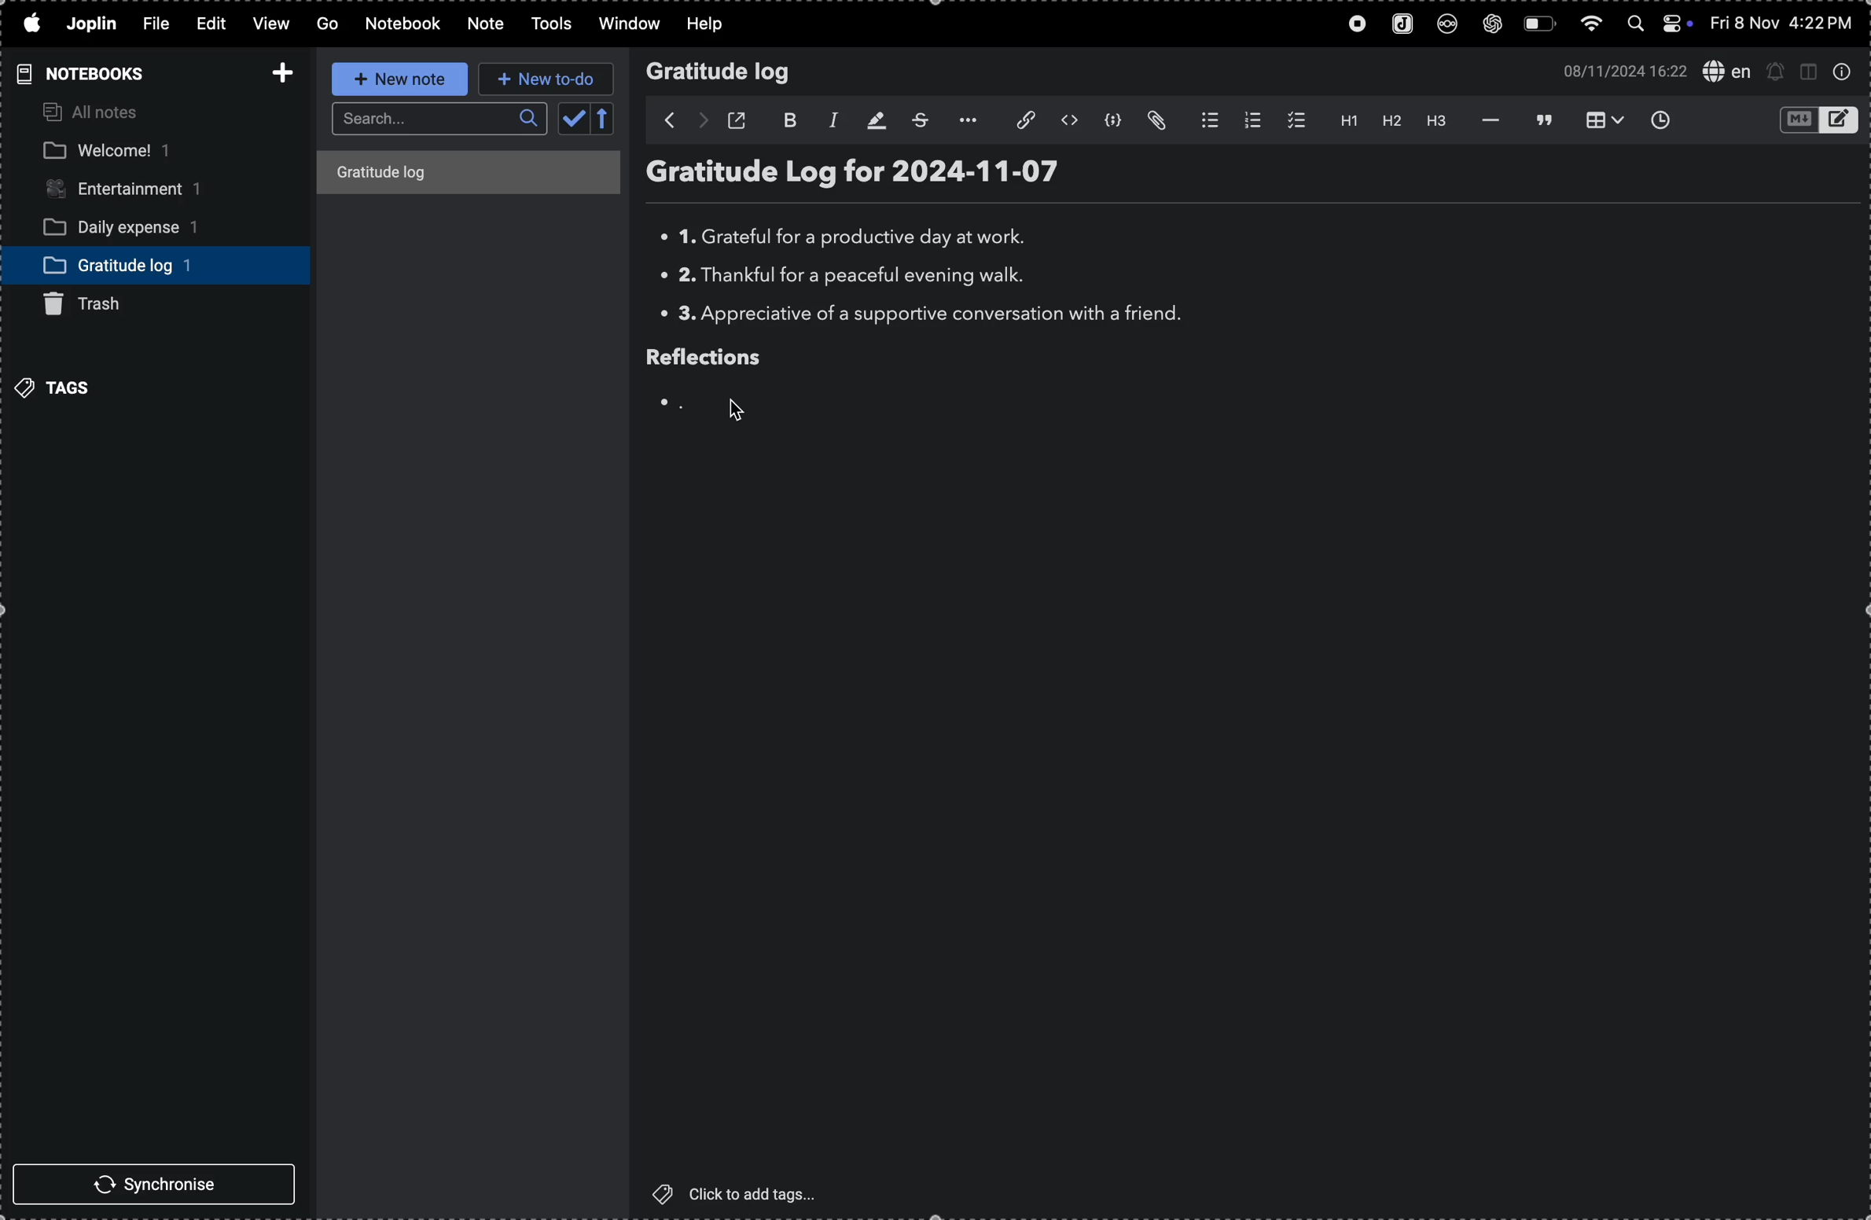 The height and width of the screenshot is (1220, 1871). I want to click on bullet list, so click(1204, 120).